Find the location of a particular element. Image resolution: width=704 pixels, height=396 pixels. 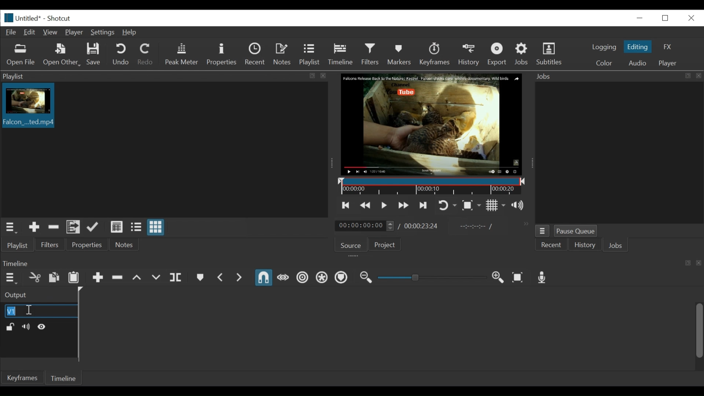

Edit is located at coordinates (30, 32).